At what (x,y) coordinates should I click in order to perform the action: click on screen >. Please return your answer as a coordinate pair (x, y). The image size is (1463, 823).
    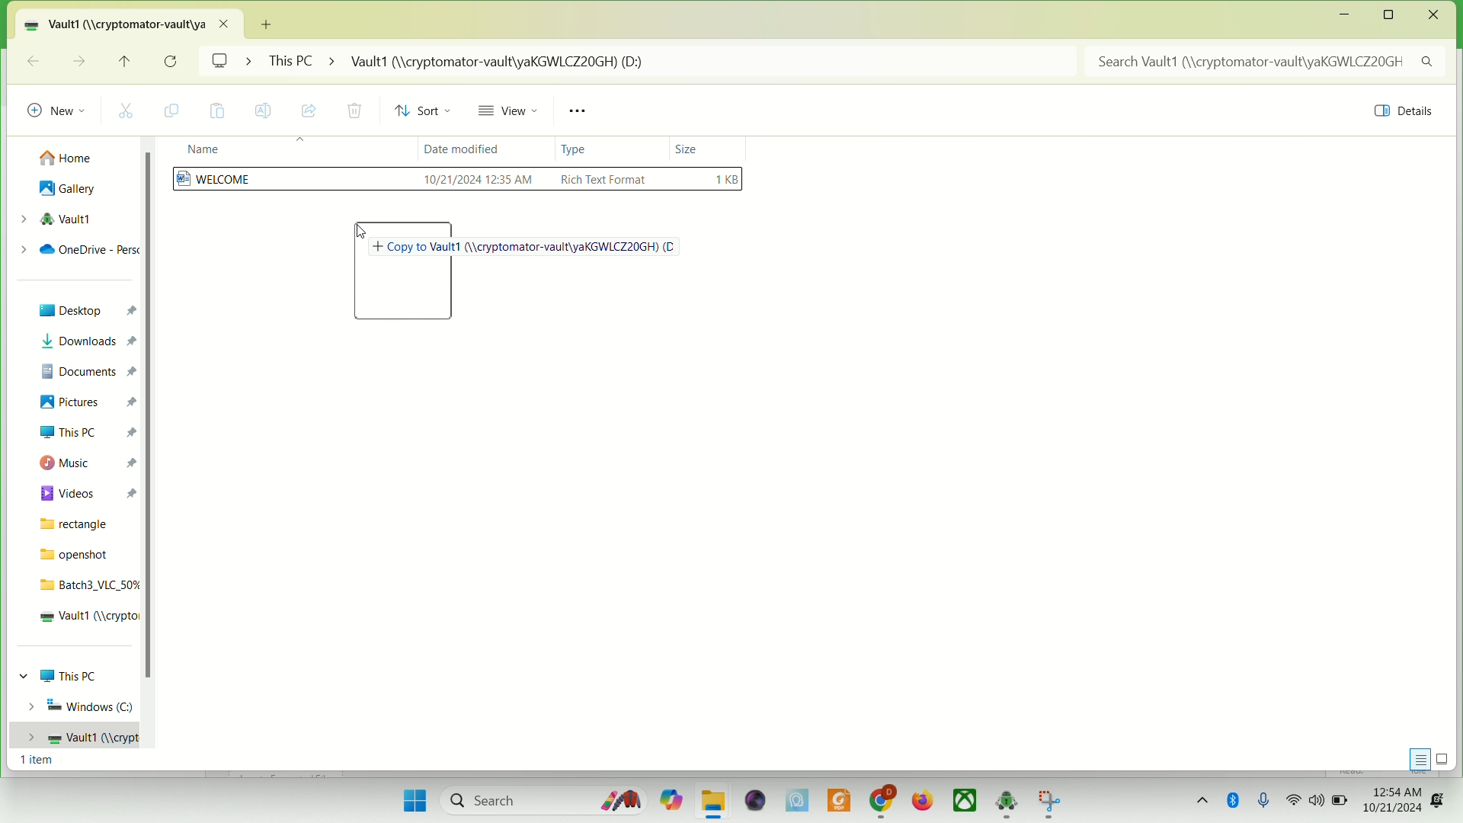
    Looking at the image, I should click on (232, 63).